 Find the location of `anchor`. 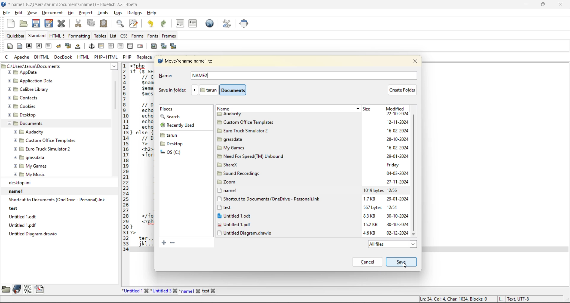

anchor is located at coordinates (92, 47).